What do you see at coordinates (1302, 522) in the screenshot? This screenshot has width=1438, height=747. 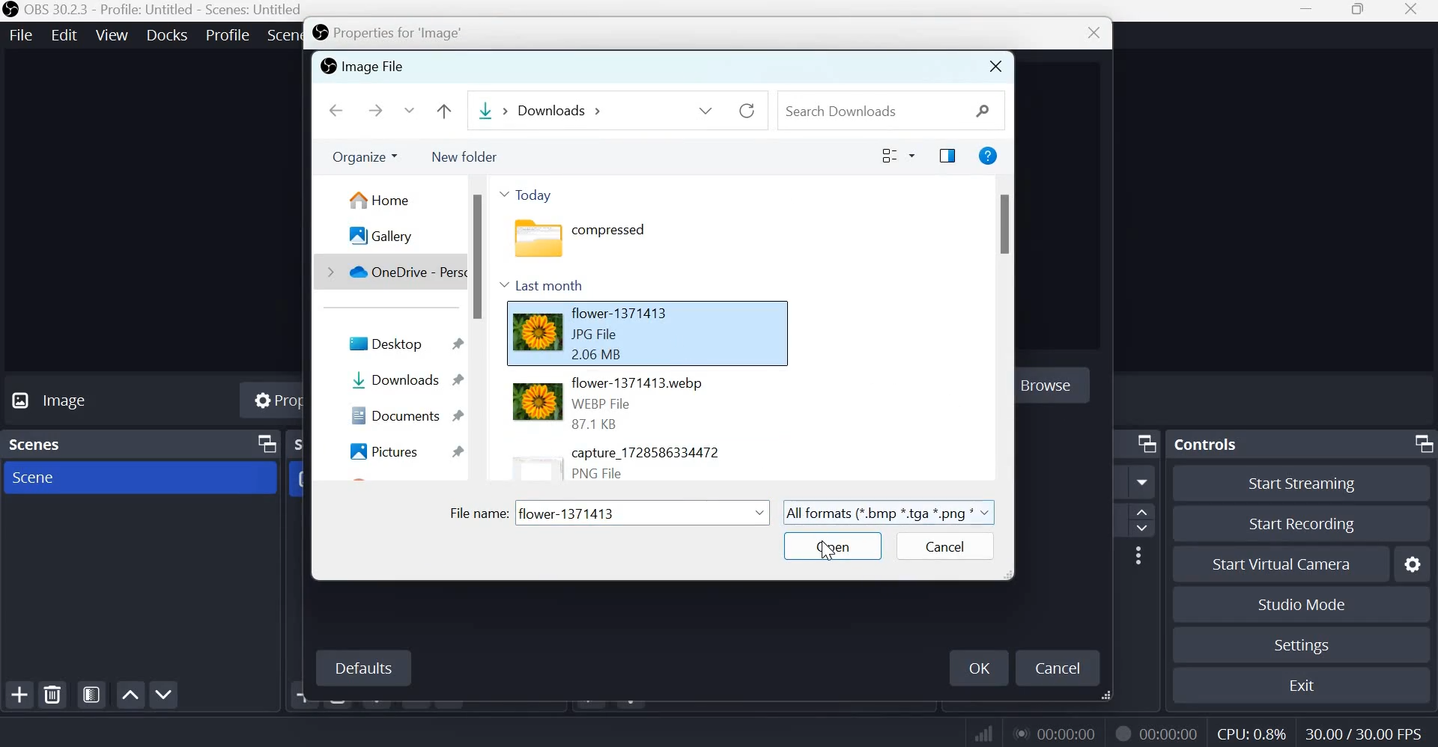 I see `Start recording` at bounding box center [1302, 522].